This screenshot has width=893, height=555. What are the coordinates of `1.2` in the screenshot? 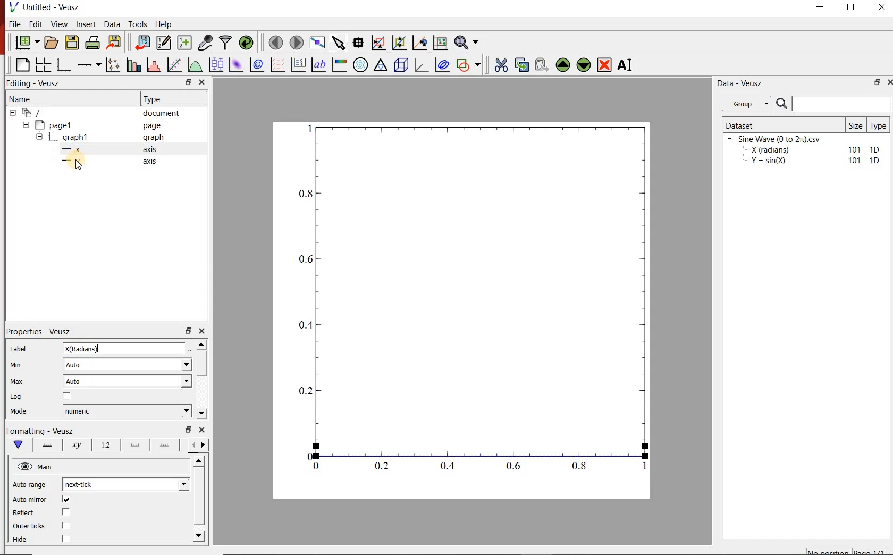 It's located at (104, 445).